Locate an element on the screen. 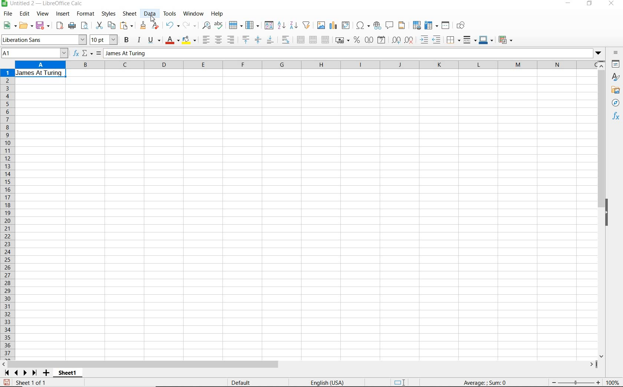  hide is located at coordinates (609, 212).